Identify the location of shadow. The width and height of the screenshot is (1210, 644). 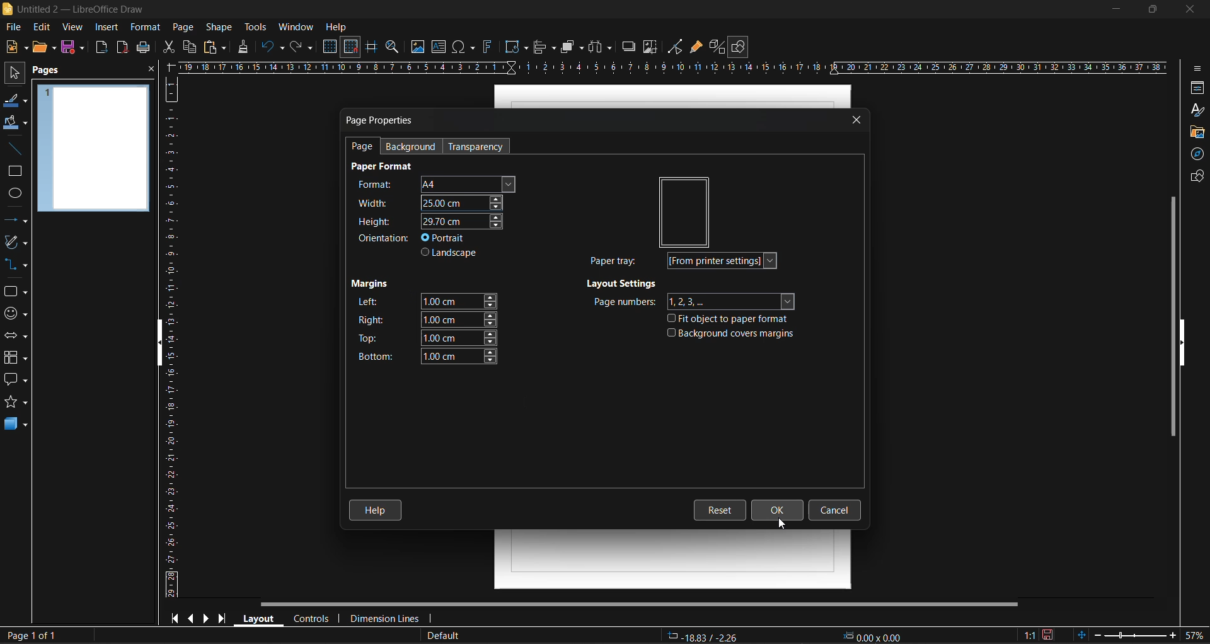
(631, 45).